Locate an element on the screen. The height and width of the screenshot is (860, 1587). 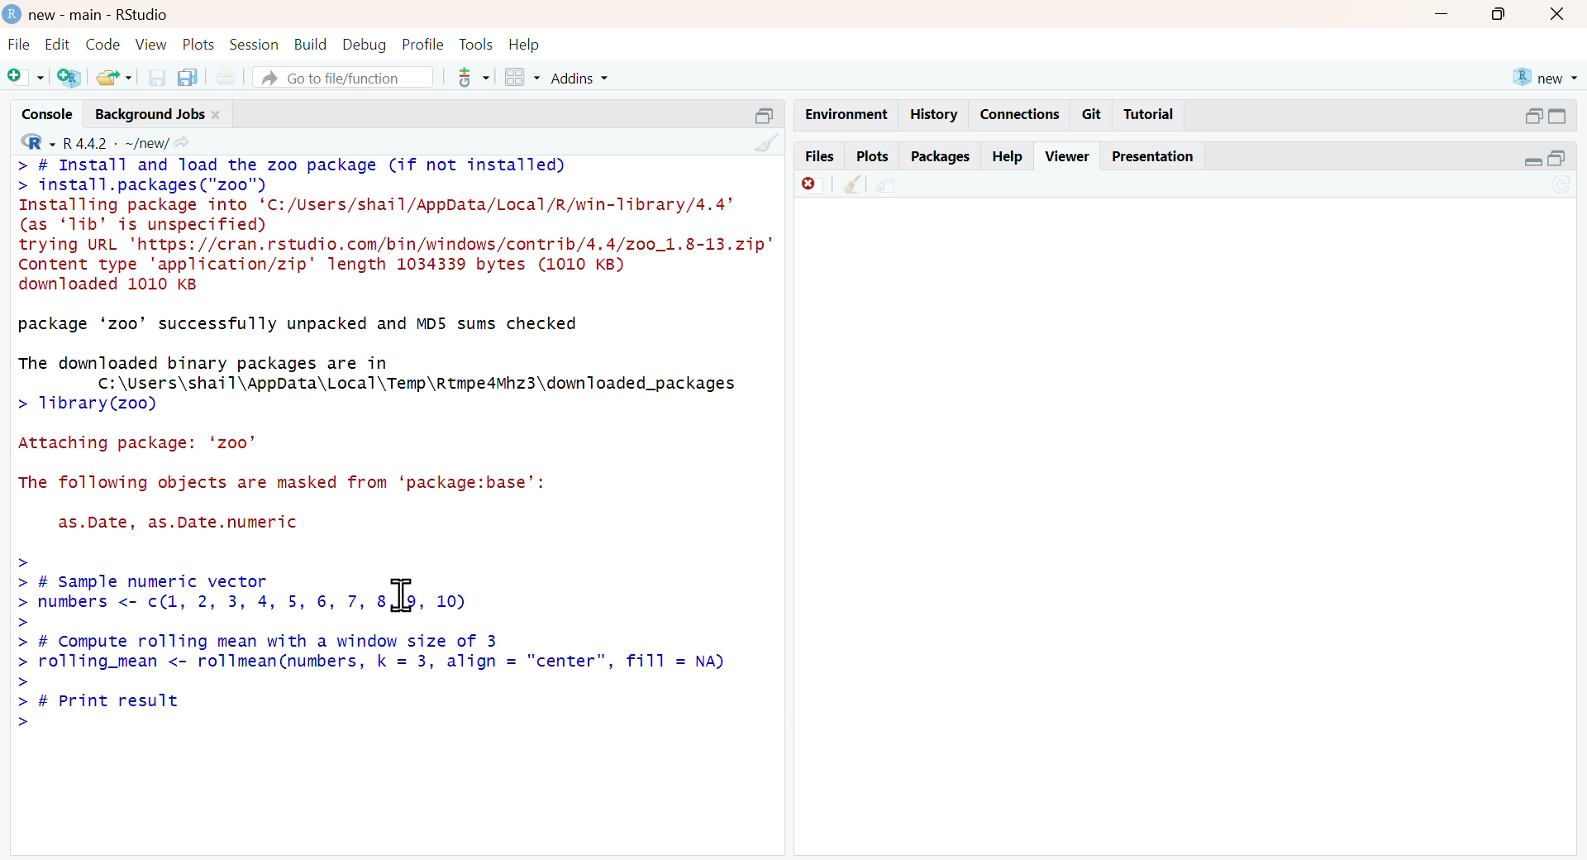
Collapse/expand  is located at coordinates (1532, 161).